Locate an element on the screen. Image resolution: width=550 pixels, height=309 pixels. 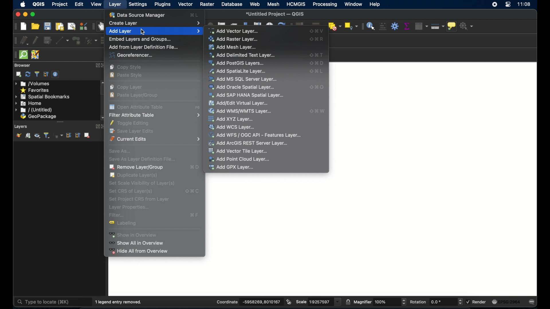
favorites is located at coordinates (36, 90).